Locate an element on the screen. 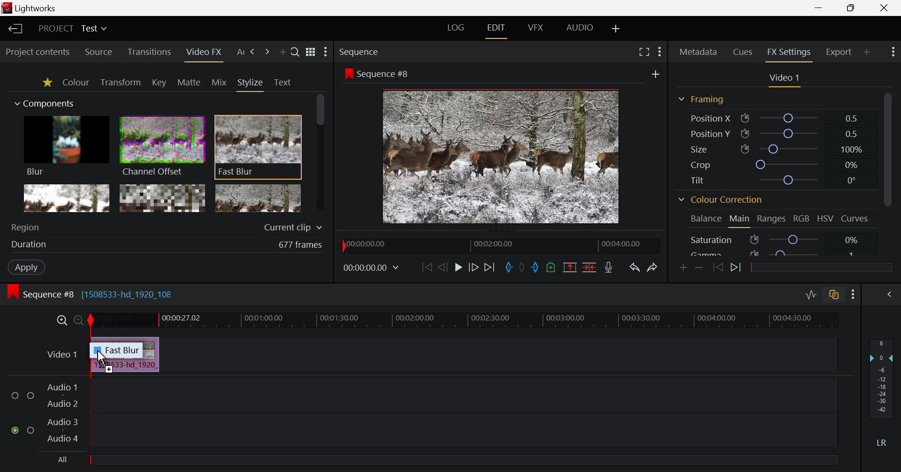  Previous Panel is located at coordinates (237, 52).